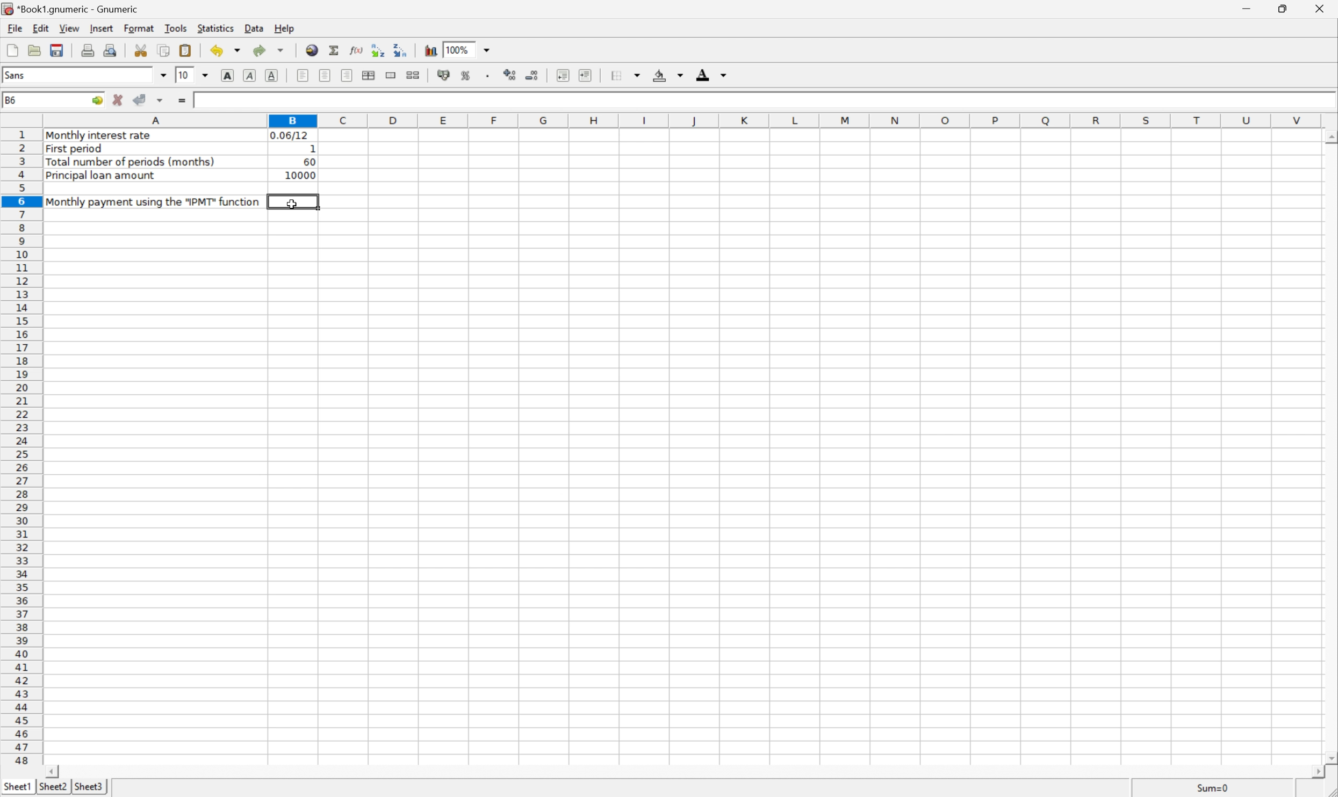 The image size is (1338, 797). What do you see at coordinates (562, 75) in the screenshot?
I see `Decrease indent, and align the contents to the left` at bounding box center [562, 75].